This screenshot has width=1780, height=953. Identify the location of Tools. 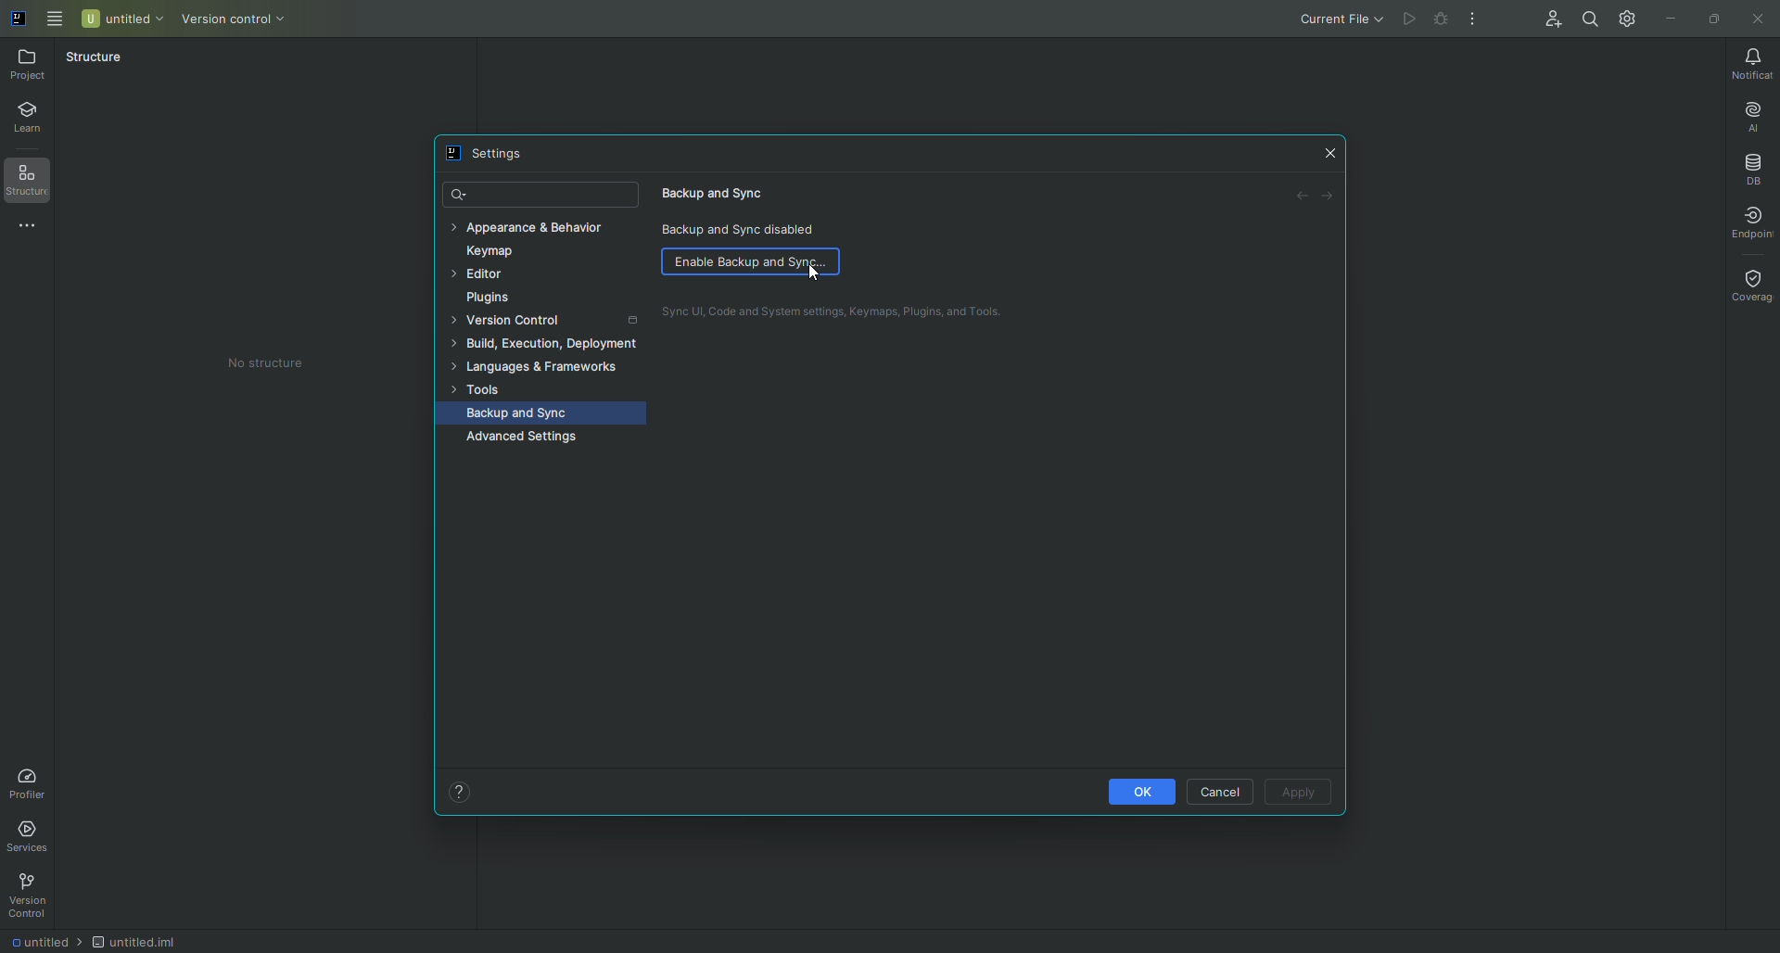
(485, 389).